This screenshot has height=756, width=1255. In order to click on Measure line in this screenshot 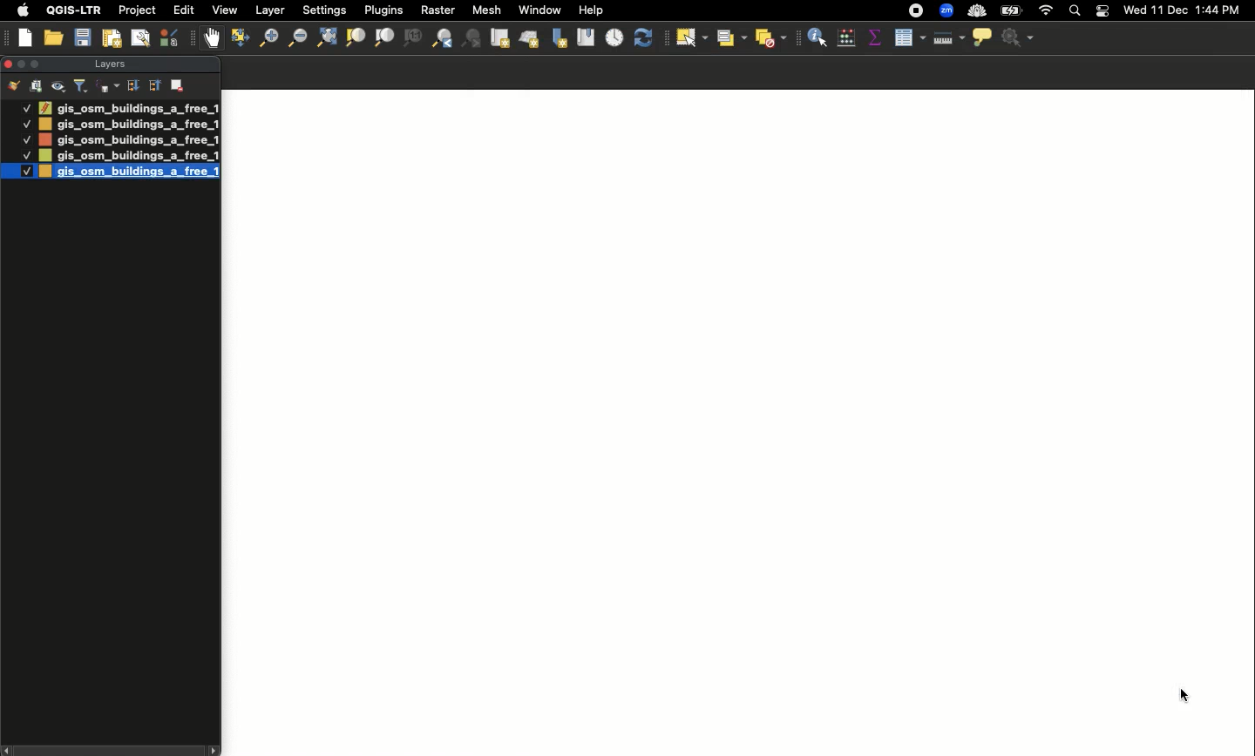, I will do `click(947, 38)`.